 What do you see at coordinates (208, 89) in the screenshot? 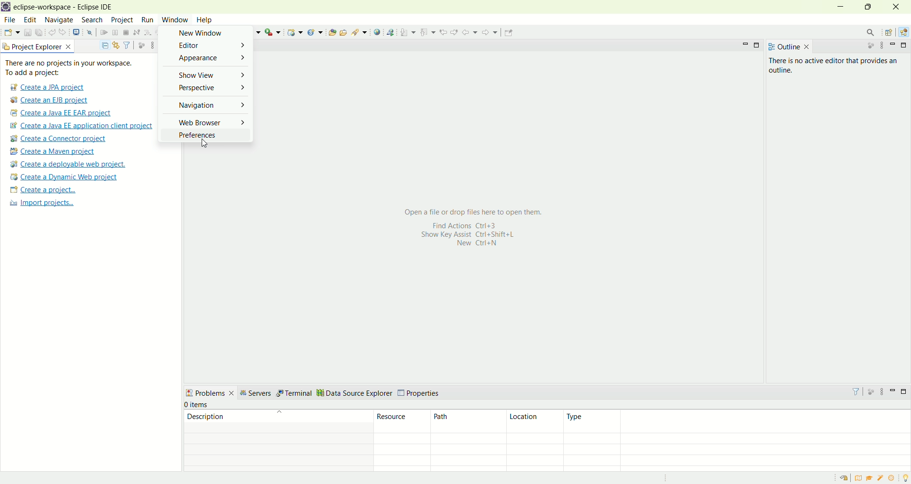
I see `perspective` at bounding box center [208, 89].